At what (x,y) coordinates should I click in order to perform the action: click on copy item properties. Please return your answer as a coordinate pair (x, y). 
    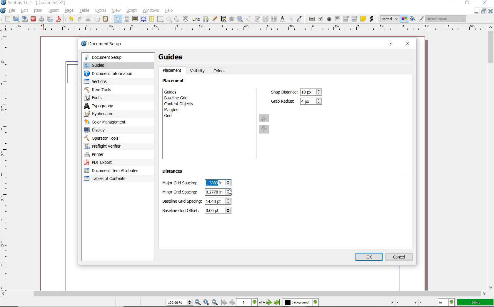
    Looking at the image, I should click on (290, 19).